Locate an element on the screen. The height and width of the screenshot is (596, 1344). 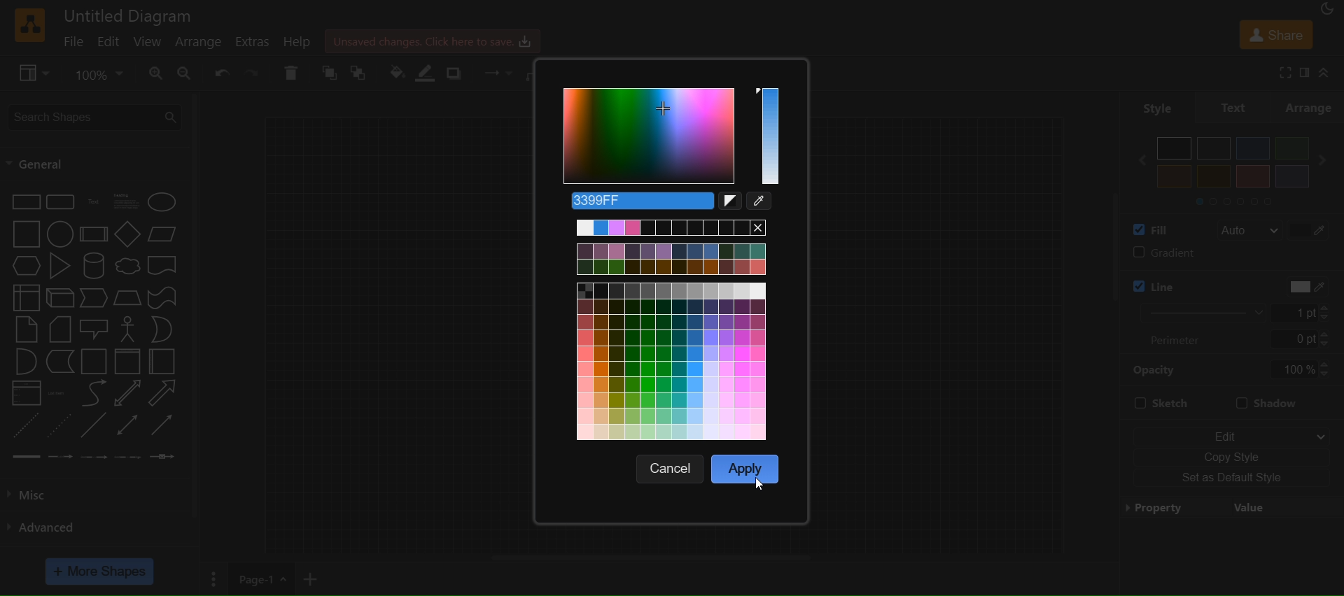
ellipse is located at coordinates (164, 201).